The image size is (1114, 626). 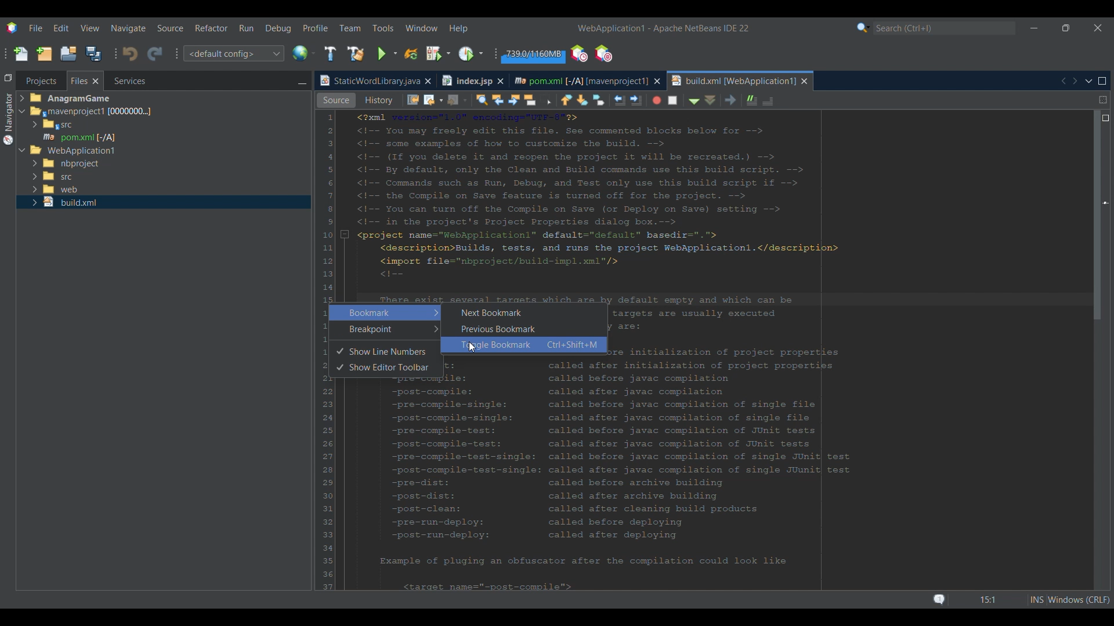 What do you see at coordinates (350, 28) in the screenshot?
I see `Team menu` at bounding box center [350, 28].